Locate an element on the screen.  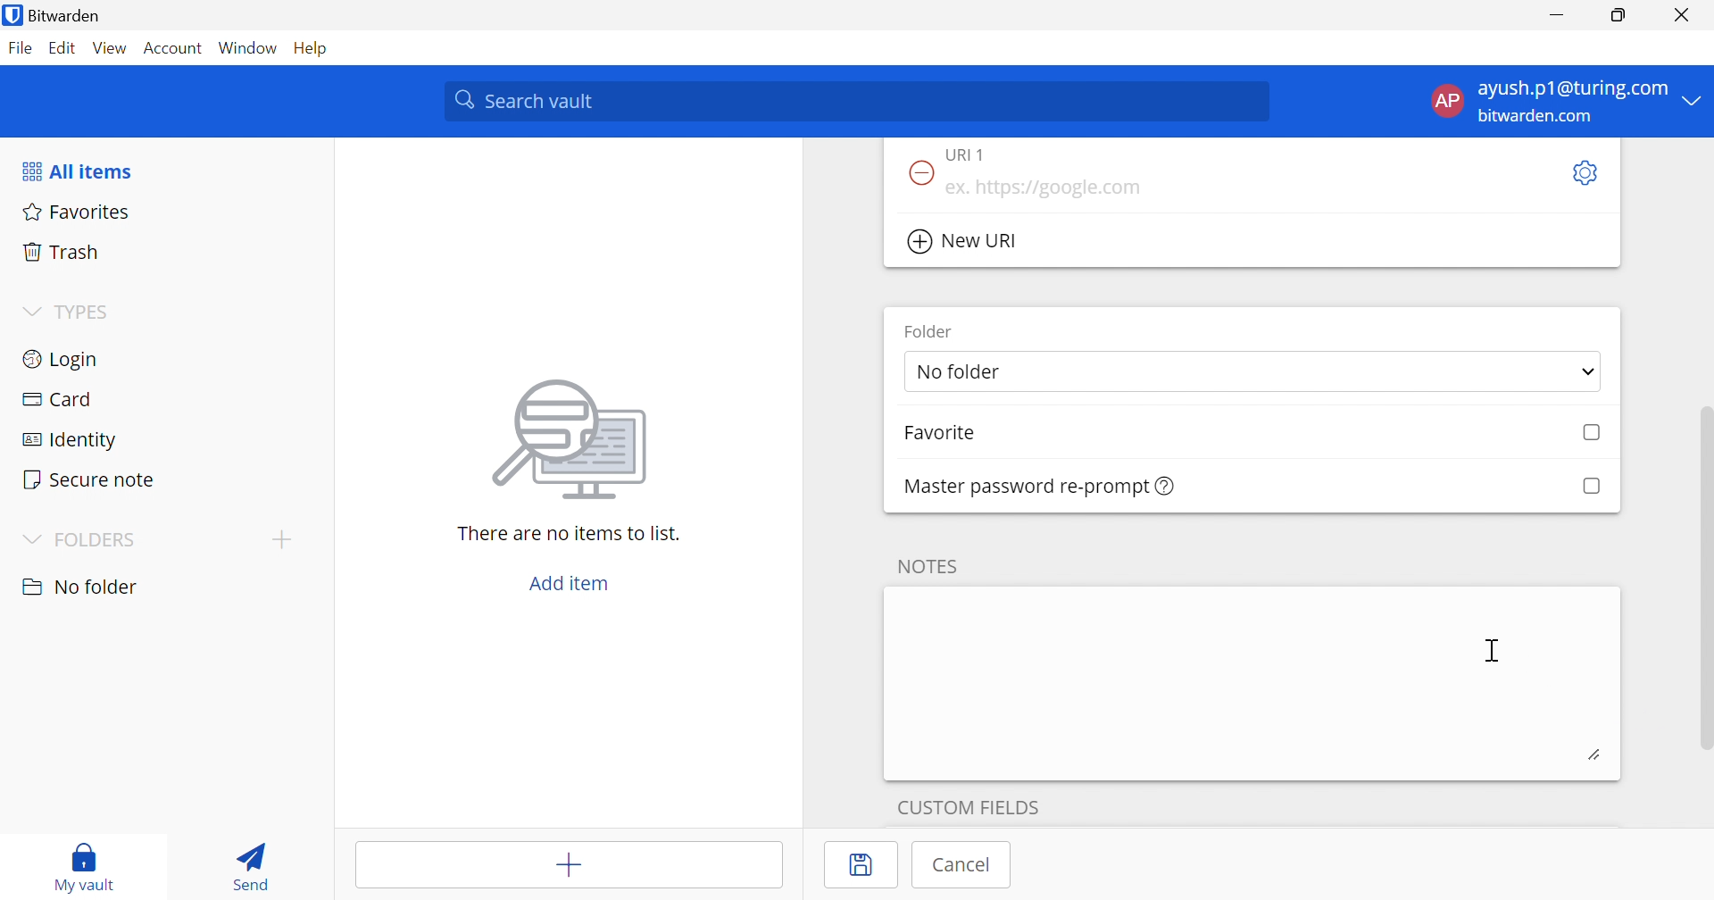
Identity is located at coordinates (72, 441).